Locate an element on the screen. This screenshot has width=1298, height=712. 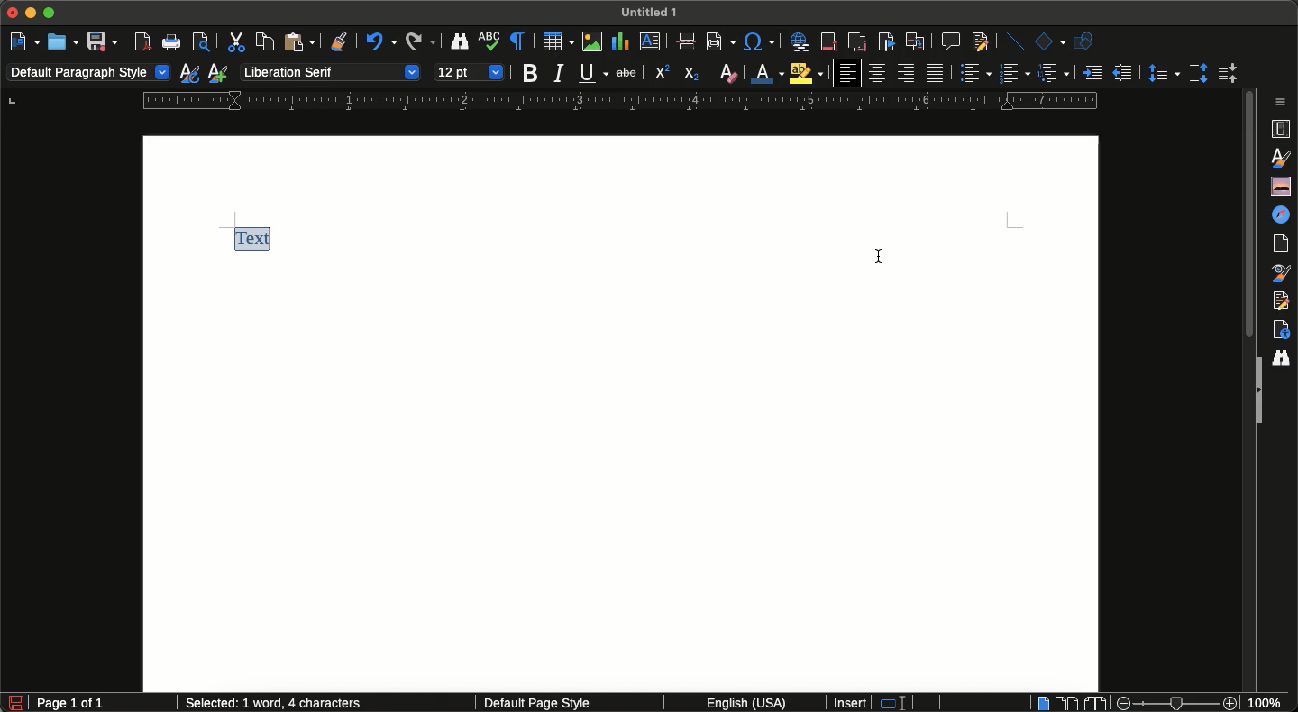
Insert hyperlink is located at coordinates (800, 41).